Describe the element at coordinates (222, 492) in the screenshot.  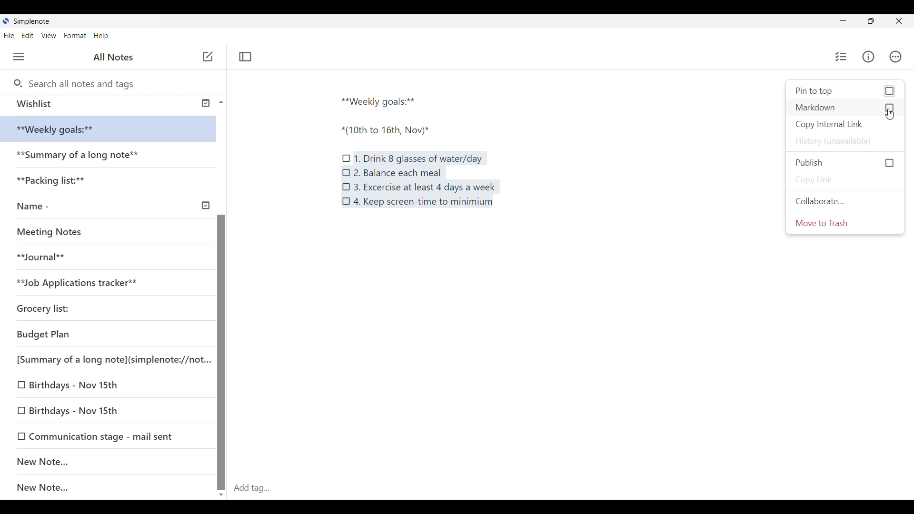
I see `scroll down button` at that location.